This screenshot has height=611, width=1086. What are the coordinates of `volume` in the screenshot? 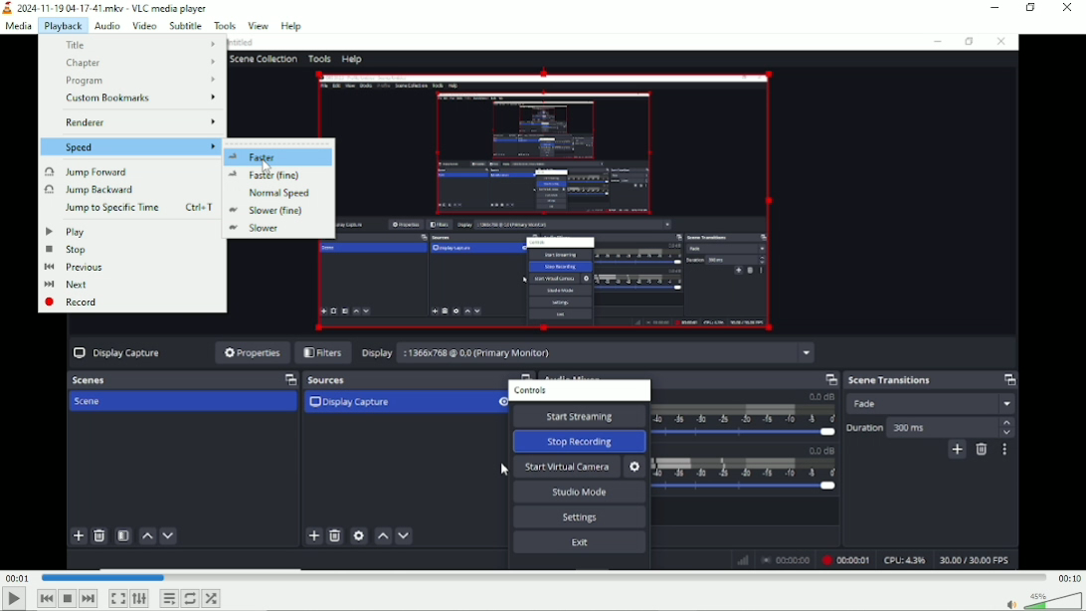 It's located at (1042, 600).